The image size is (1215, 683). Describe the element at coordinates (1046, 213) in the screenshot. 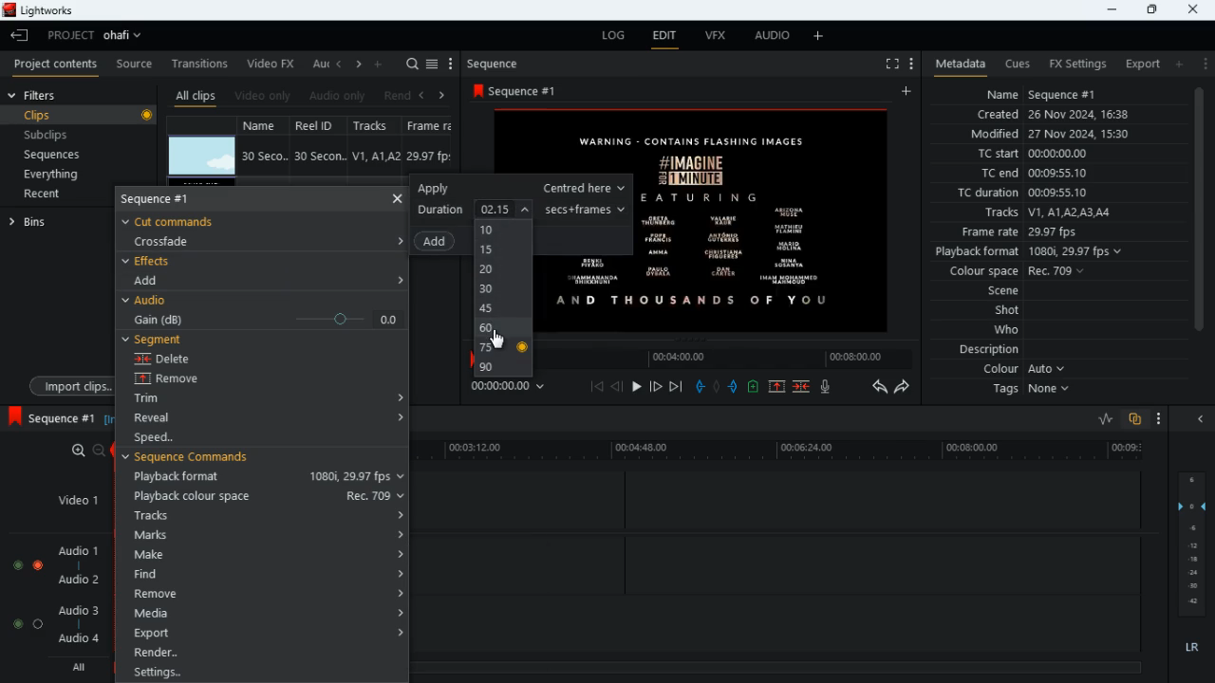

I see `tracks` at that location.